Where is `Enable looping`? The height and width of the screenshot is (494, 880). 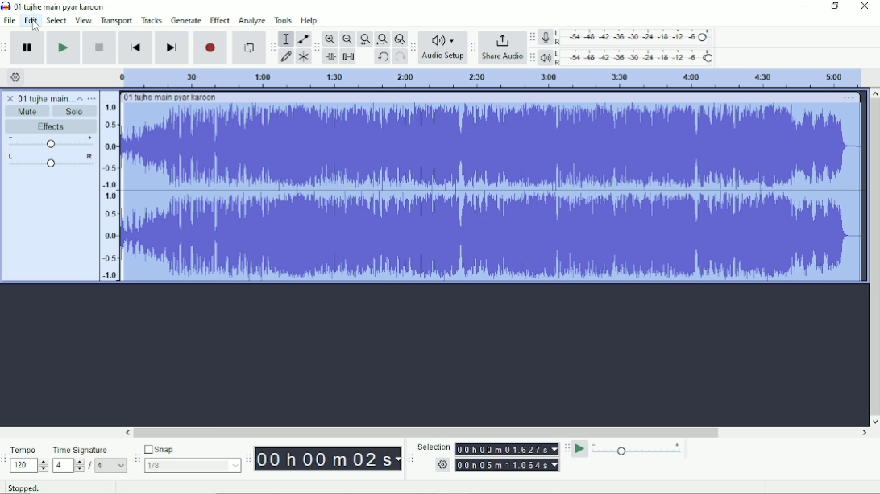
Enable looping is located at coordinates (249, 47).